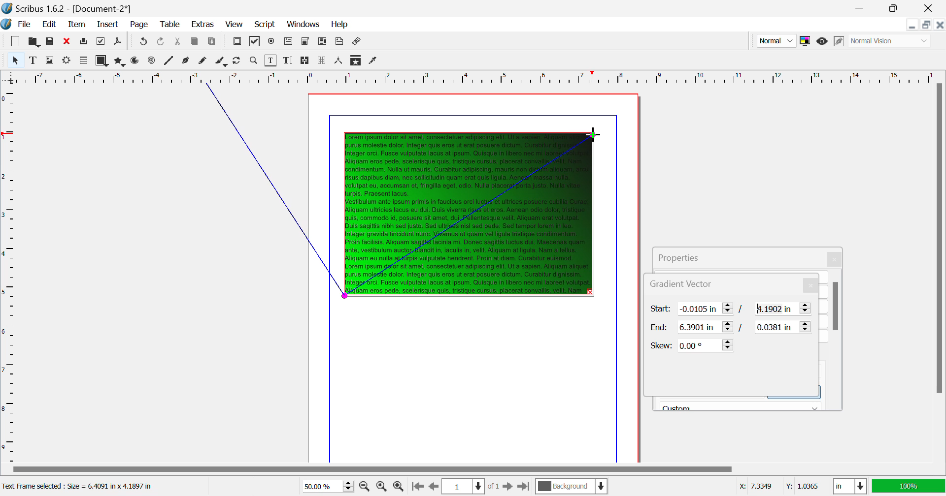 The width and height of the screenshot is (946, 496). I want to click on Scribus 1.62 - [Document-2*], so click(68, 8).